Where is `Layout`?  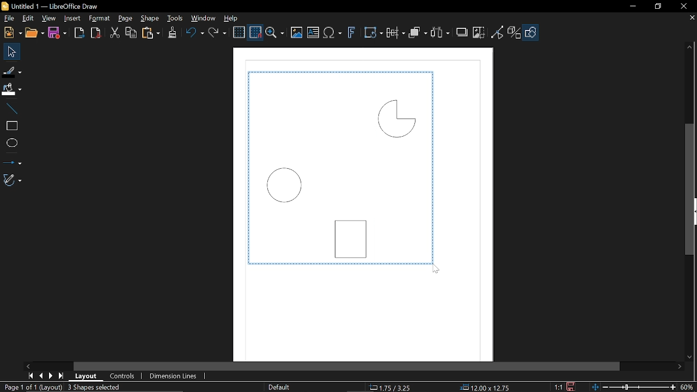 Layout is located at coordinates (86, 376).